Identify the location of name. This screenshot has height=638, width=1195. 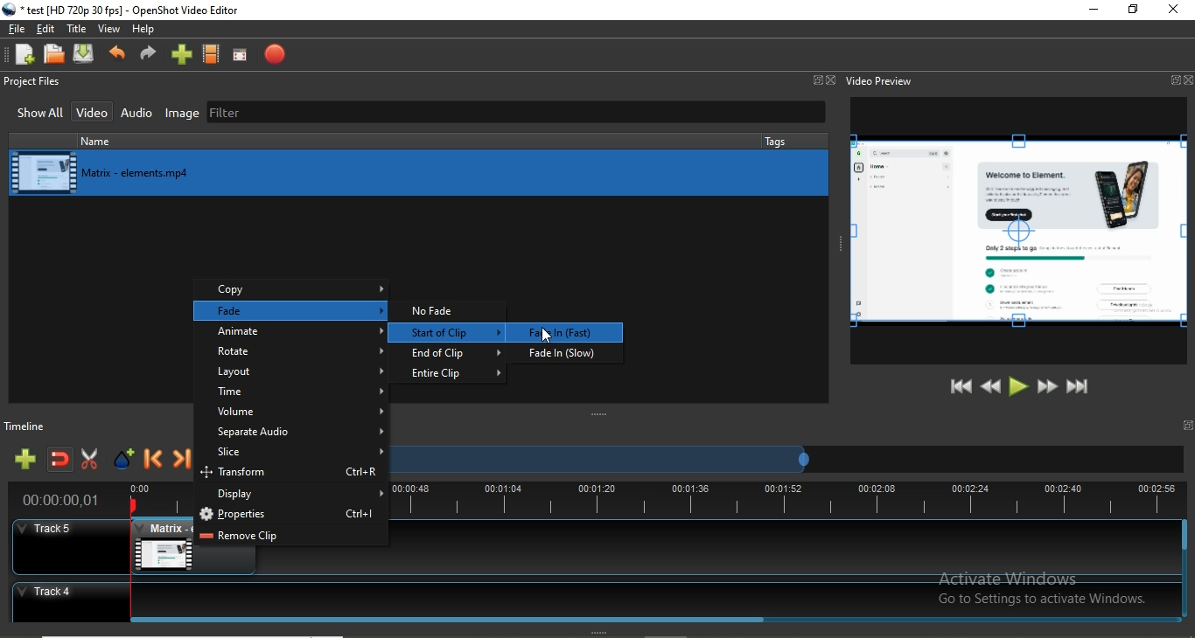
(140, 141).